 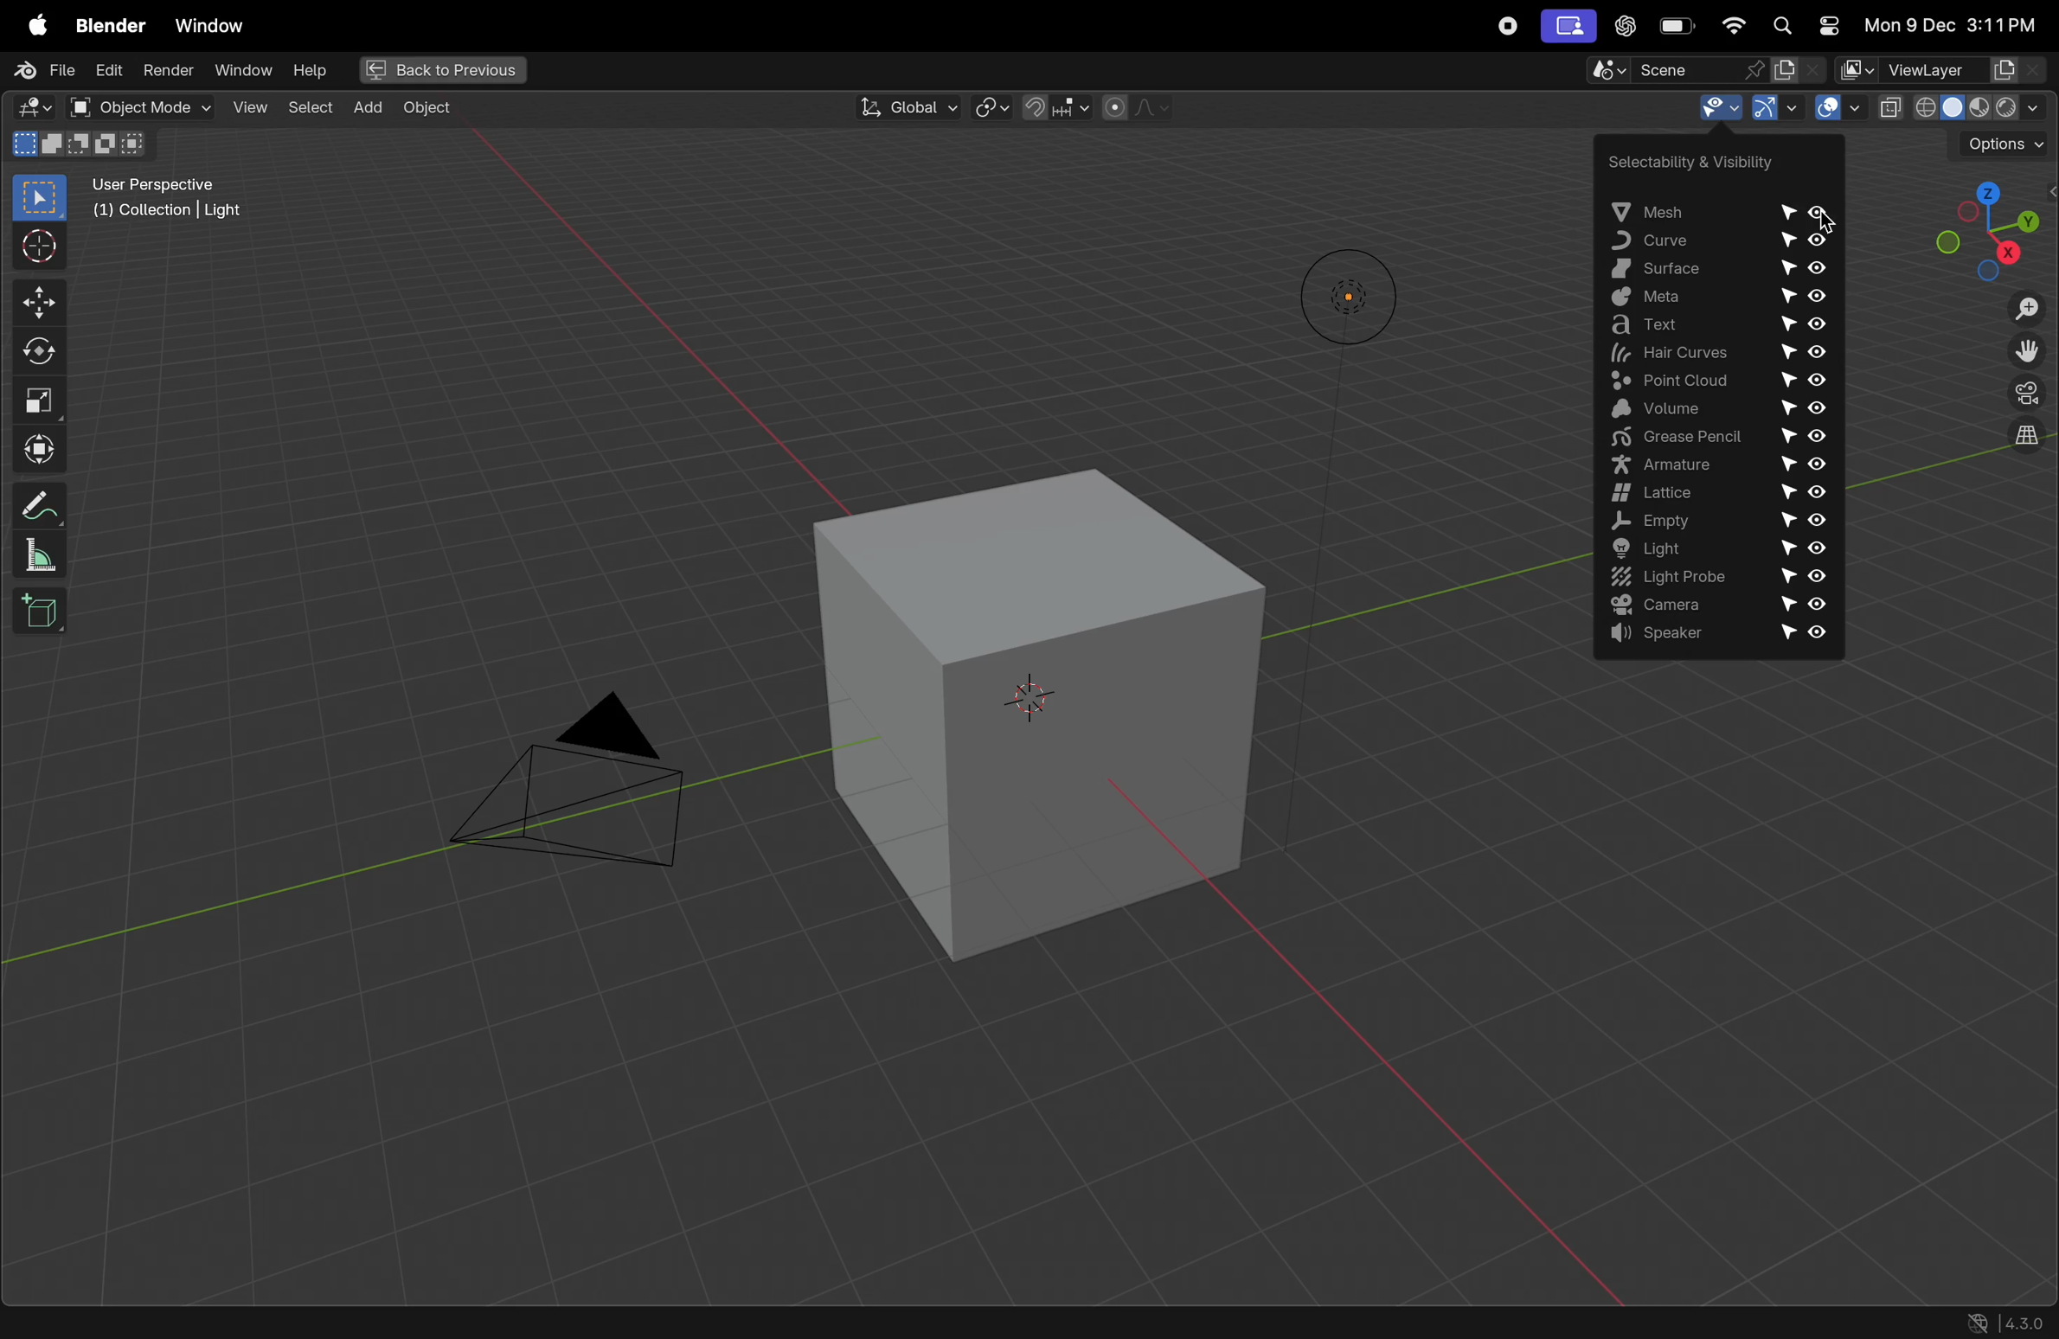 I want to click on Speaker, so click(x=1726, y=638).